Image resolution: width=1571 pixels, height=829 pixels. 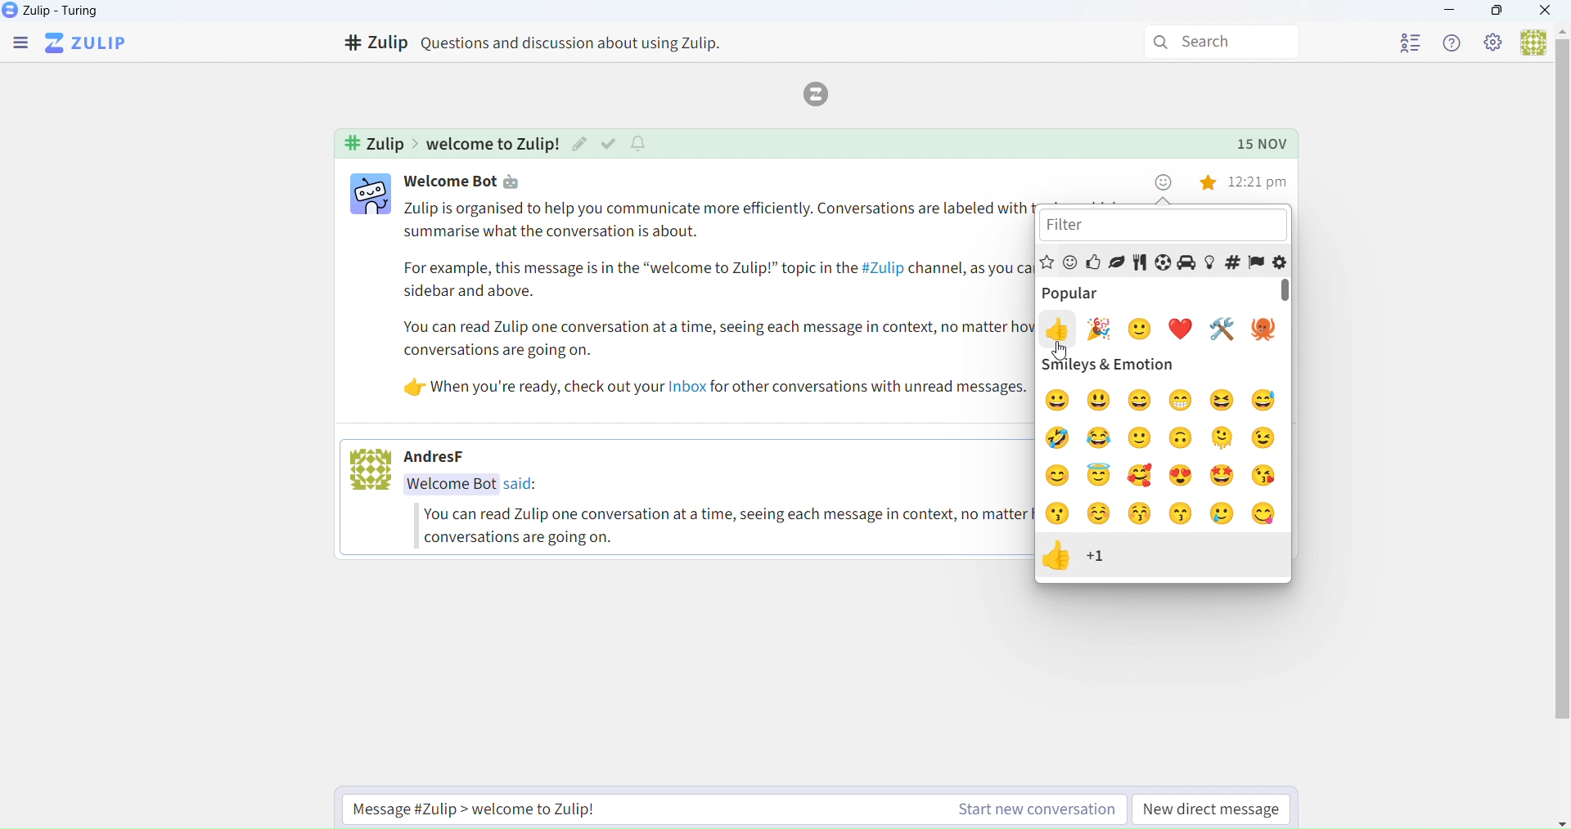 I want to click on big smile, so click(x=1101, y=402).